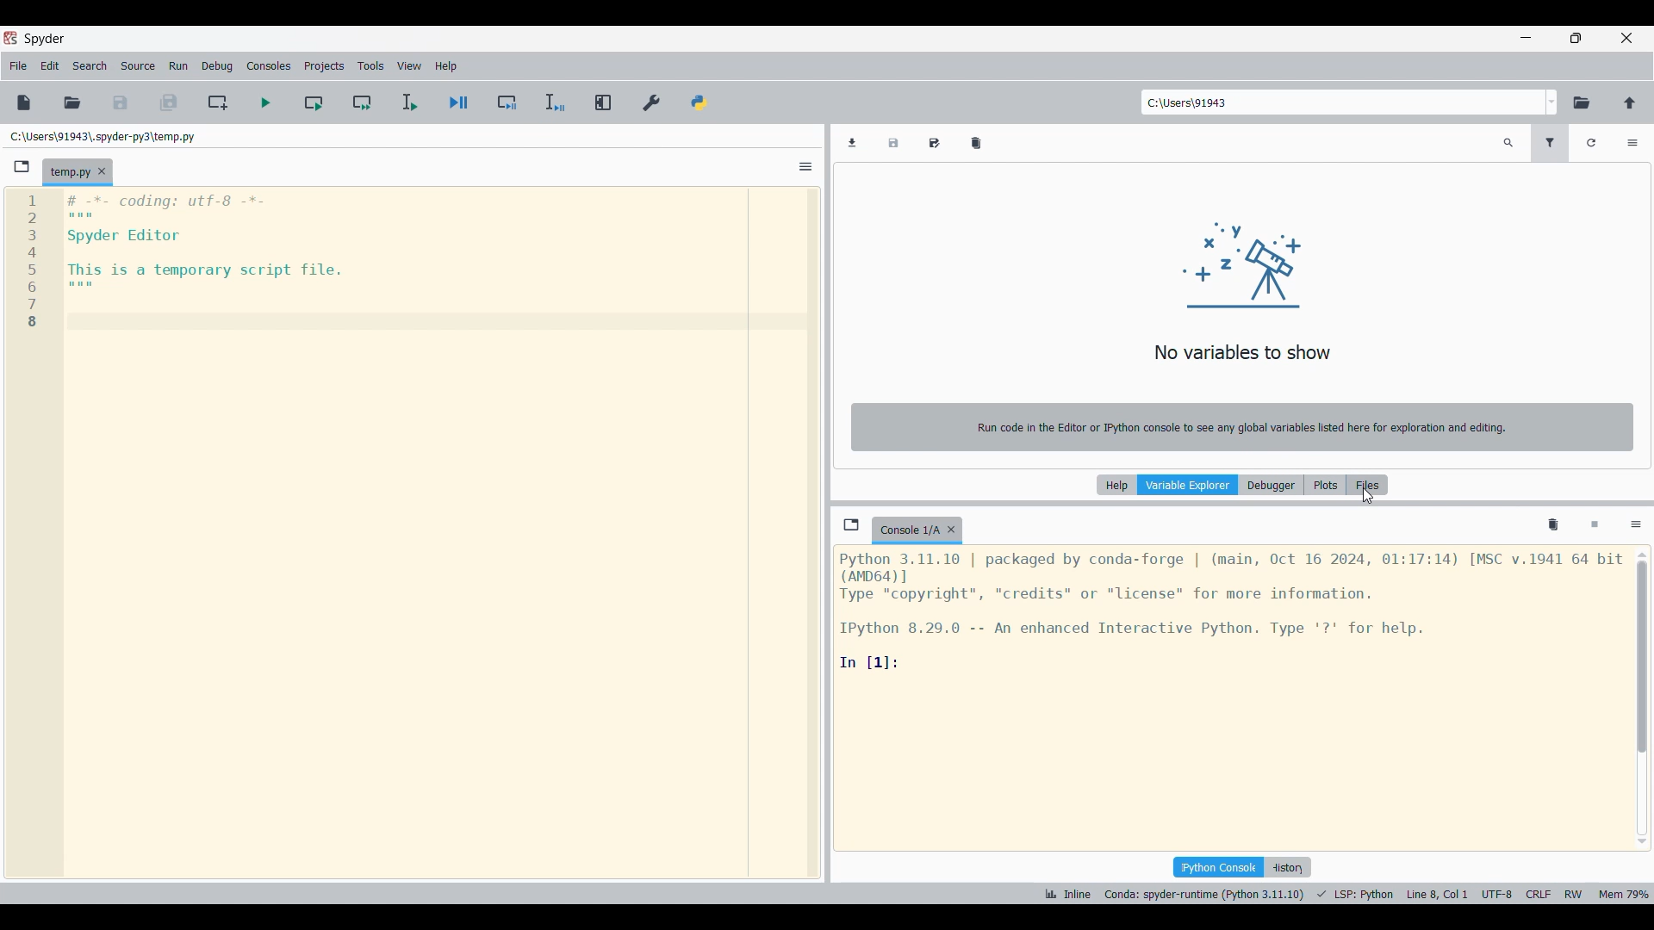 Image resolution: width=1654 pixels, height=930 pixels. What do you see at coordinates (324, 65) in the screenshot?
I see `Projects menu` at bounding box center [324, 65].